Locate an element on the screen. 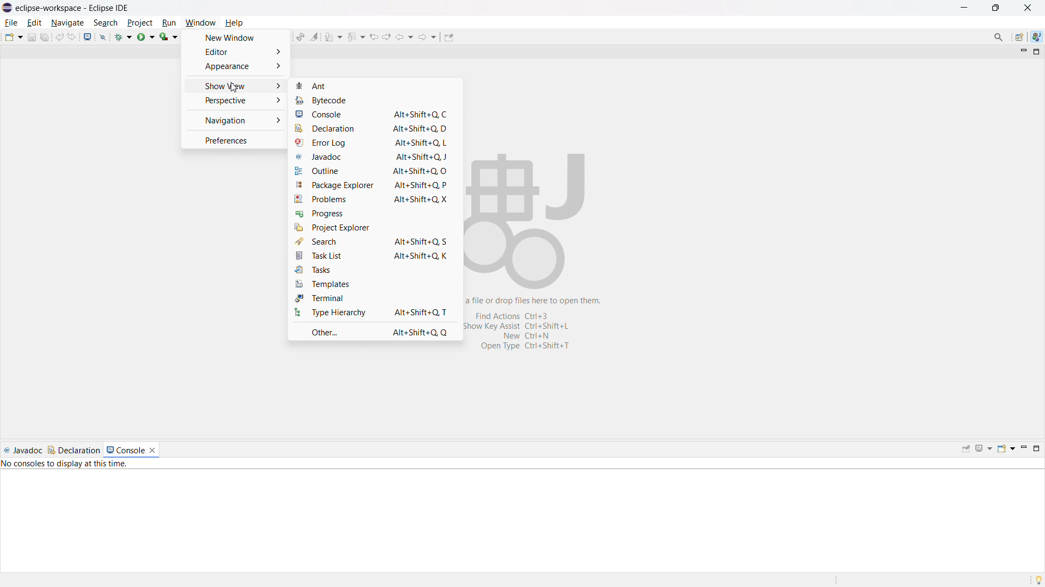  type hierarchy is located at coordinates (375, 313).